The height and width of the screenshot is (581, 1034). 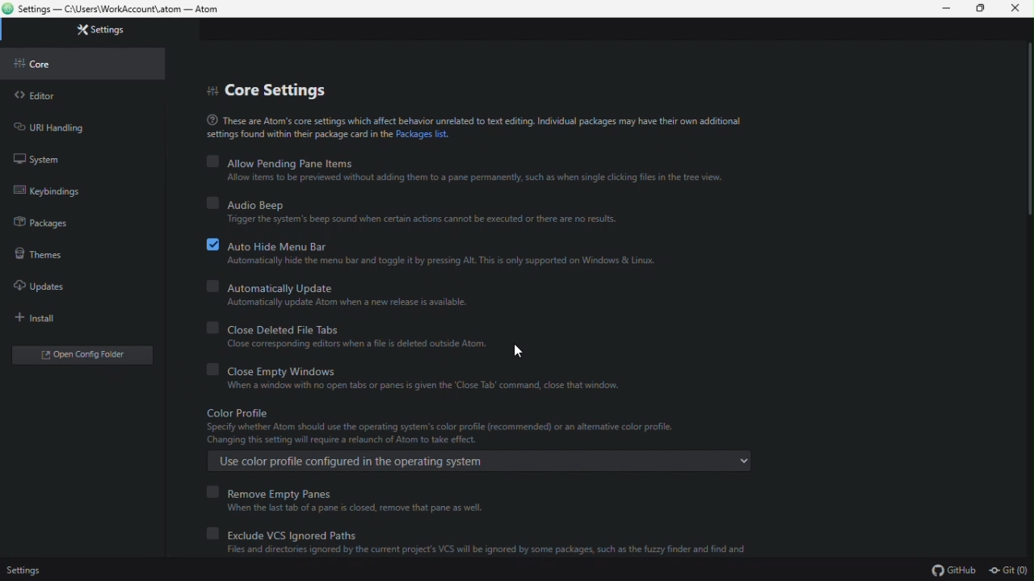 What do you see at coordinates (947, 8) in the screenshot?
I see `Minimize` at bounding box center [947, 8].